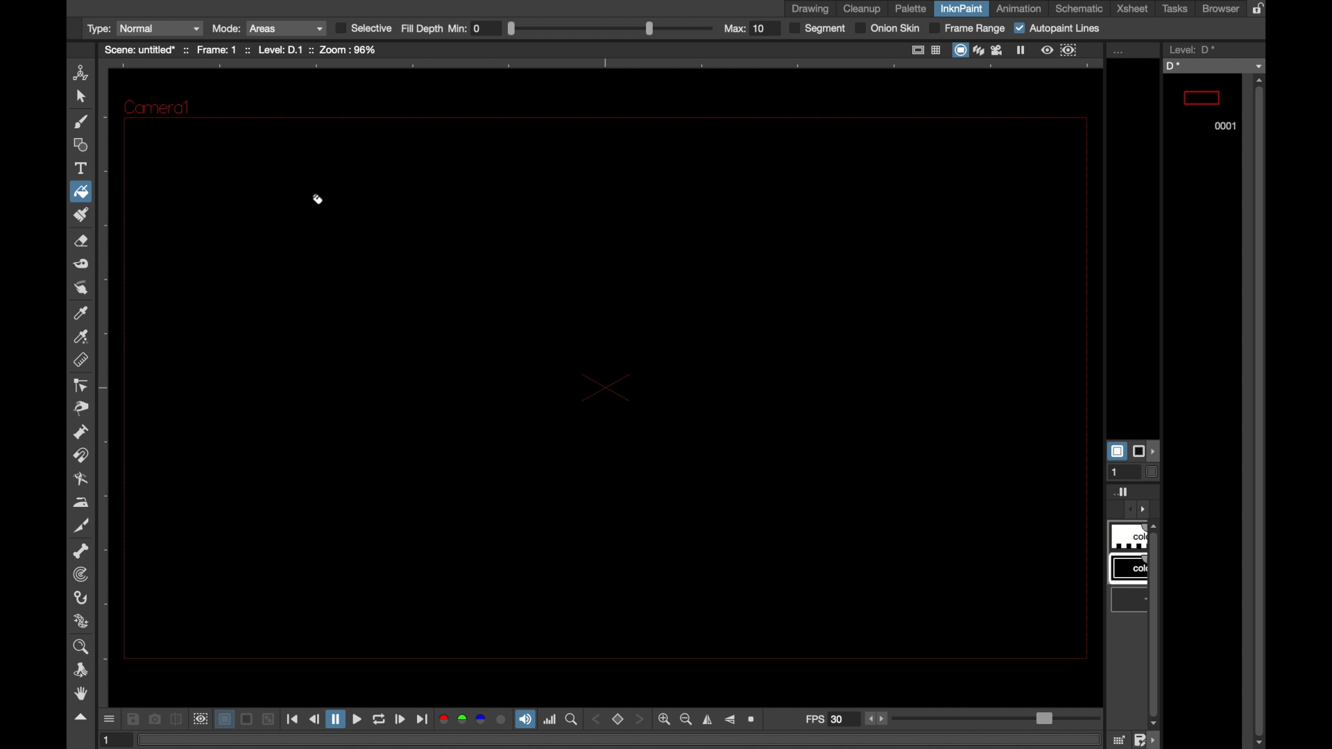  I want to click on color picker tool, so click(80, 312).